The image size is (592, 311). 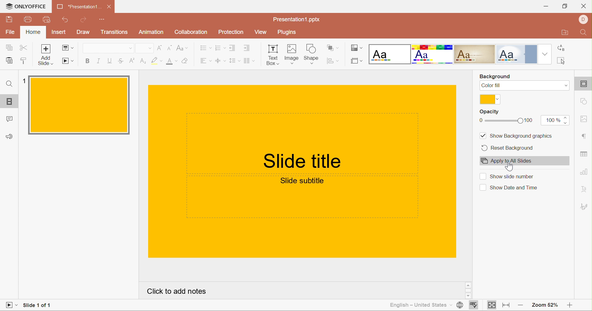 I want to click on Home, so click(x=34, y=32).